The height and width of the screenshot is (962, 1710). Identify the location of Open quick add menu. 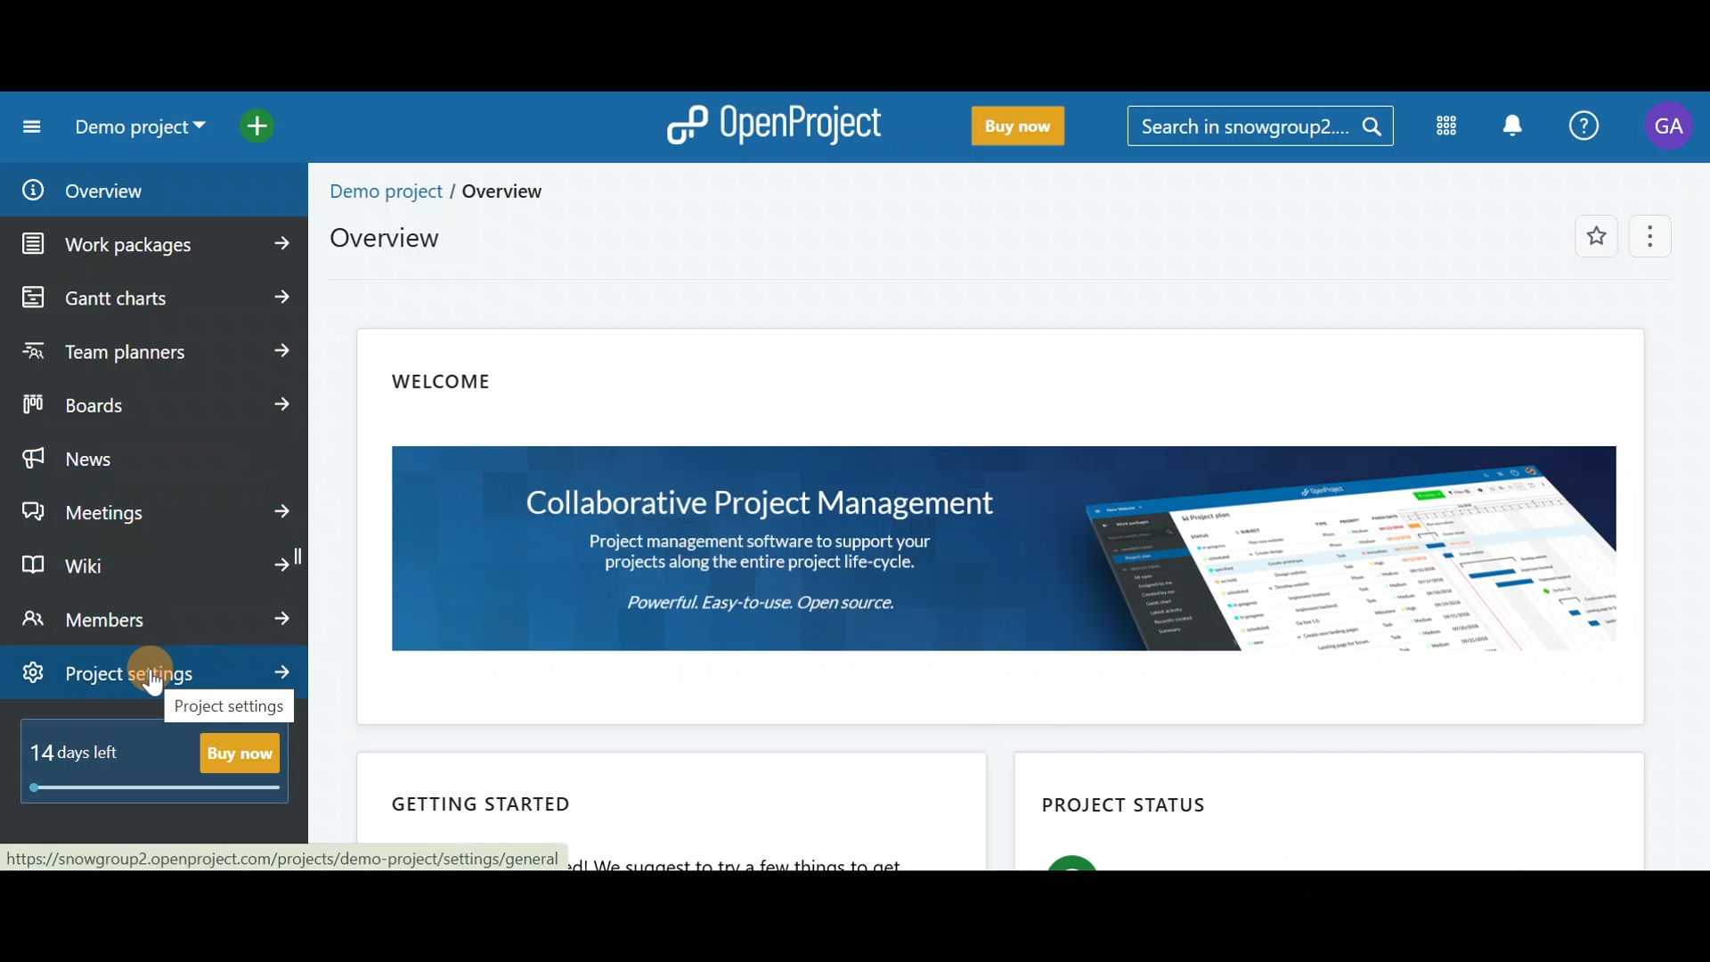
(262, 125).